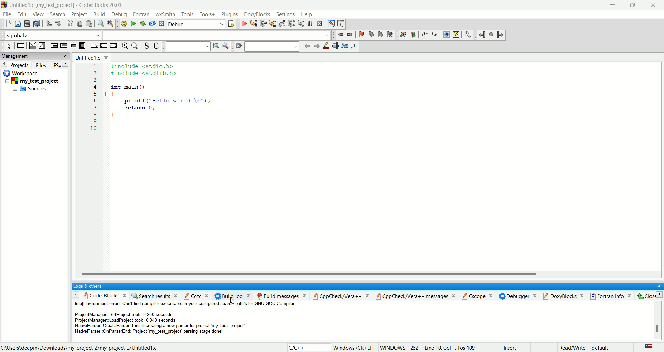 The width and height of the screenshot is (664, 352). Describe the element at coordinates (155, 295) in the screenshot. I see `search results` at that location.